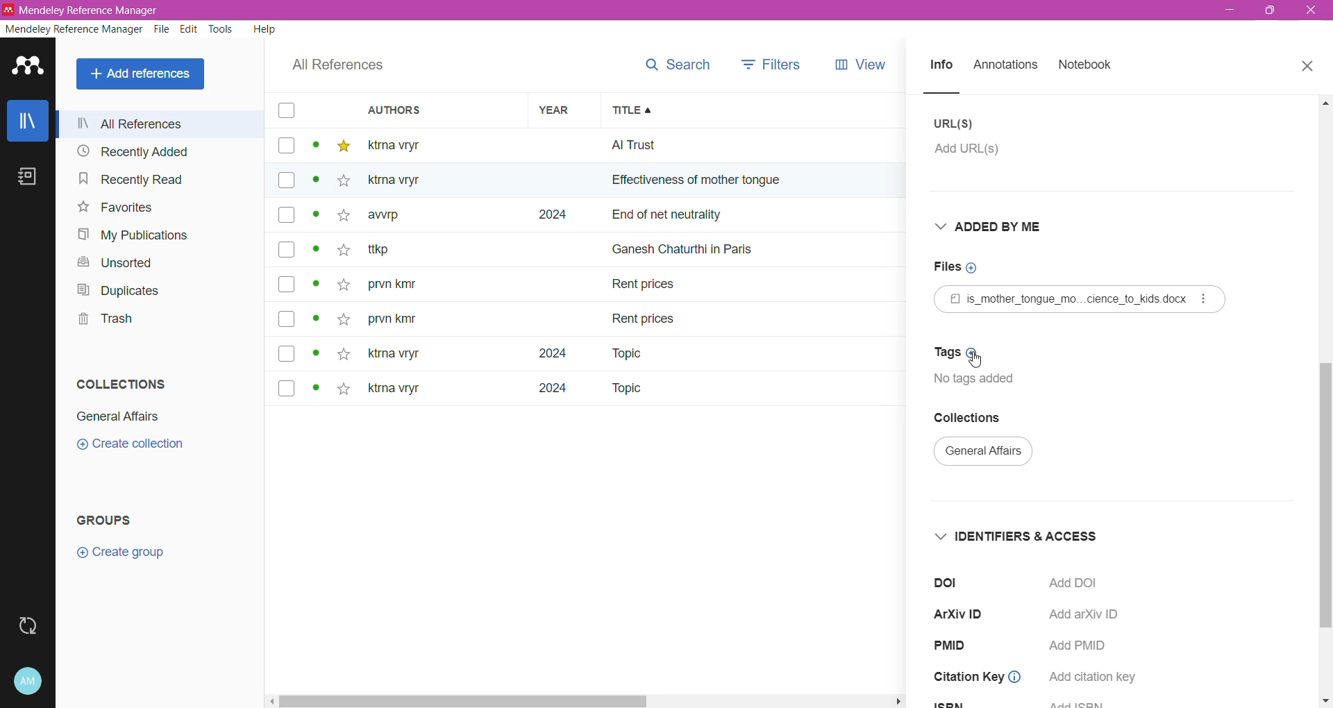 The height and width of the screenshot is (708, 1333). What do you see at coordinates (317, 353) in the screenshot?
I see `dot ` at bounding box center [317, 353].